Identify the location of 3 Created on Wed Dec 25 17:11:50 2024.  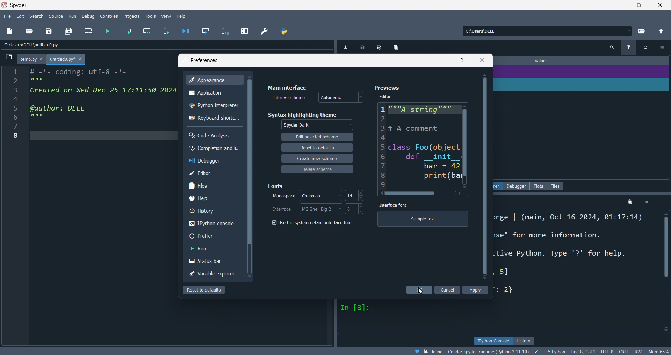
(94, 91).